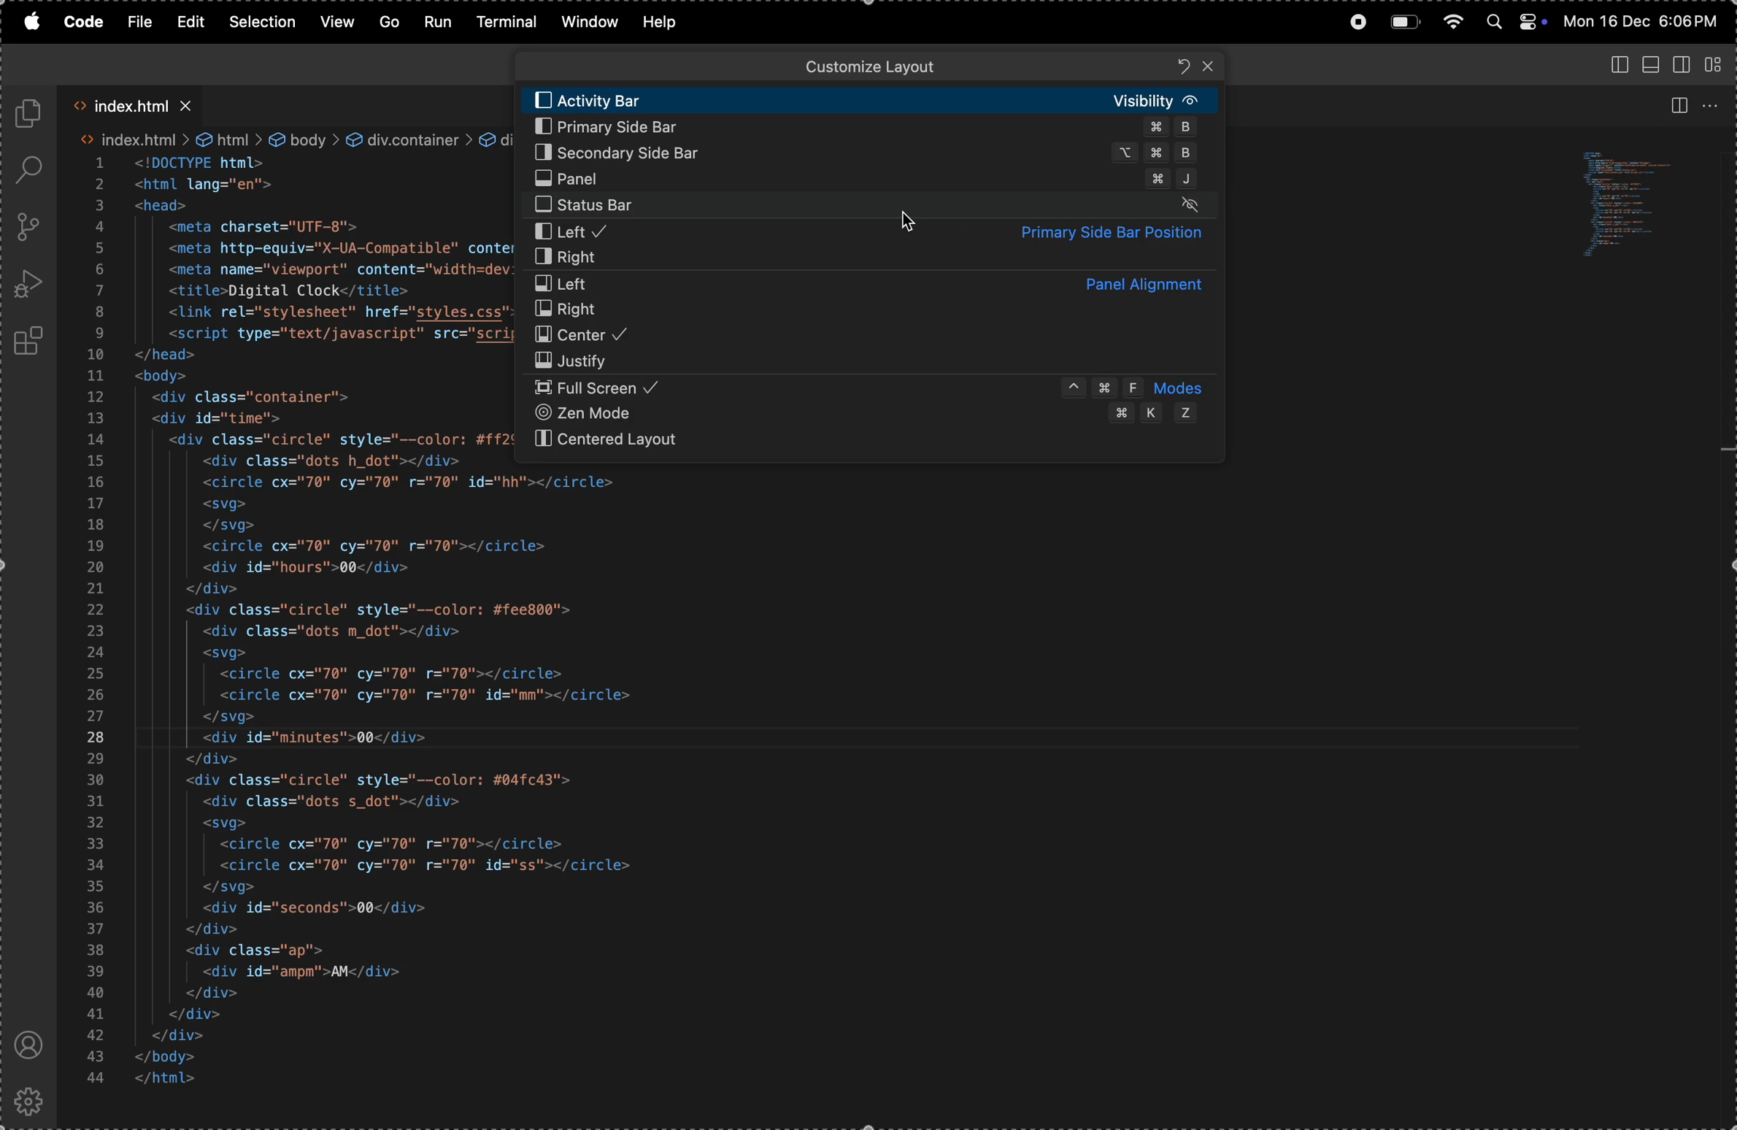  What do you see at coordinates (875, 282) in the screenshot?
I see `left` at bounding box center [875, 282].